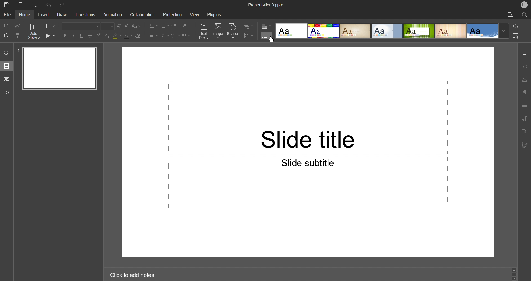 This screenshot has height=281, width=531. Describe the element at coordinates (35, 5) in the screenshot. I see `Quick Print` at that location.